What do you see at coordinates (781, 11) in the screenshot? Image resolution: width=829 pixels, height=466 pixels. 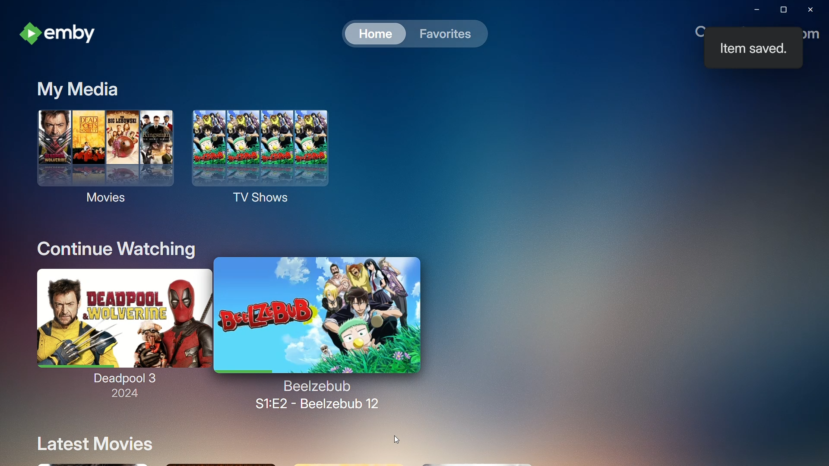 I see `Restore` at bounding box center [781, 11].